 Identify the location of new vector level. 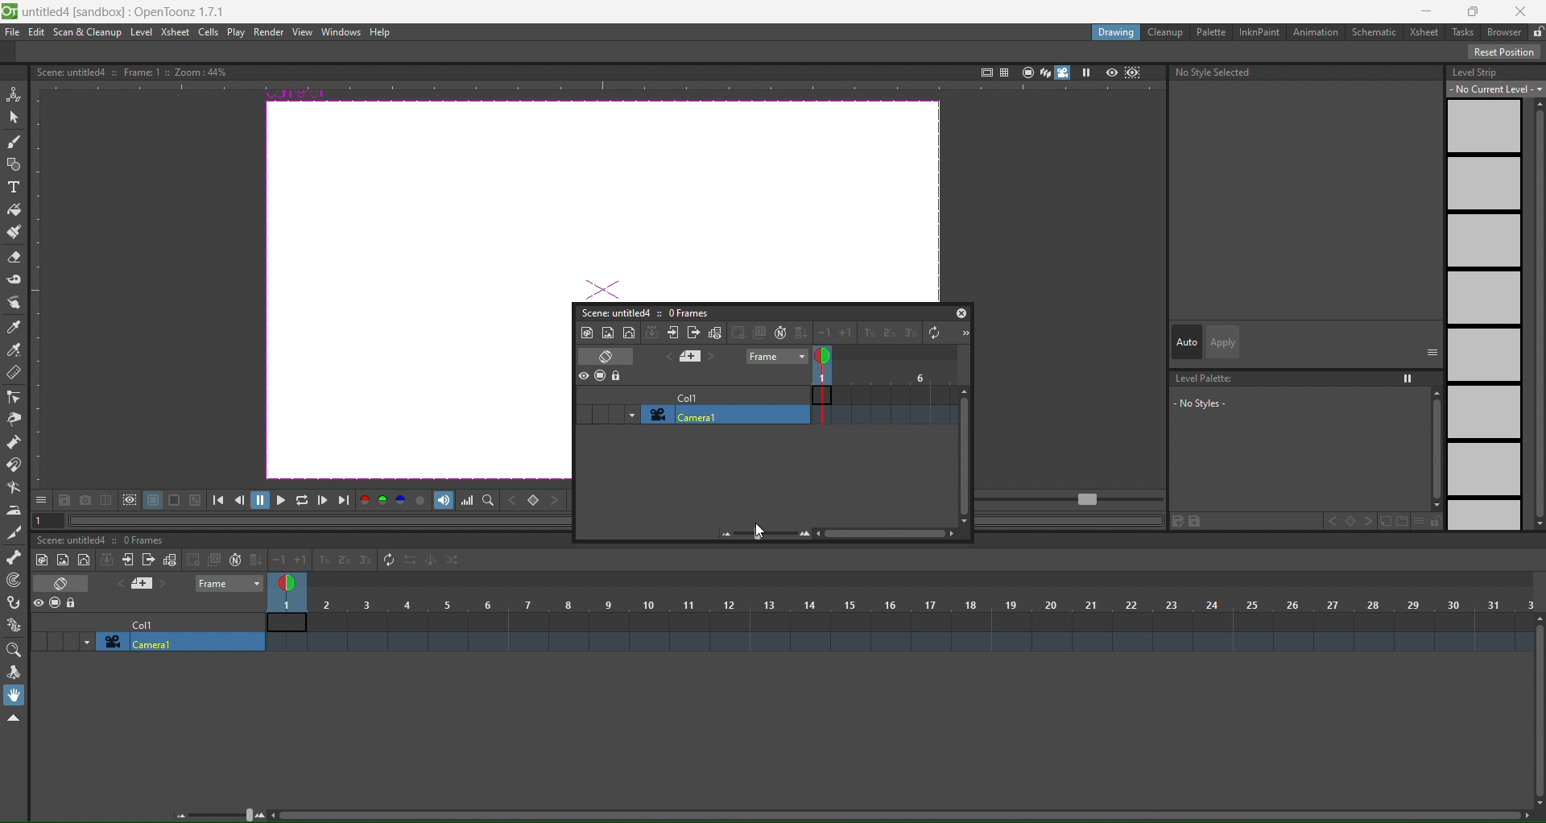
(629, 332).